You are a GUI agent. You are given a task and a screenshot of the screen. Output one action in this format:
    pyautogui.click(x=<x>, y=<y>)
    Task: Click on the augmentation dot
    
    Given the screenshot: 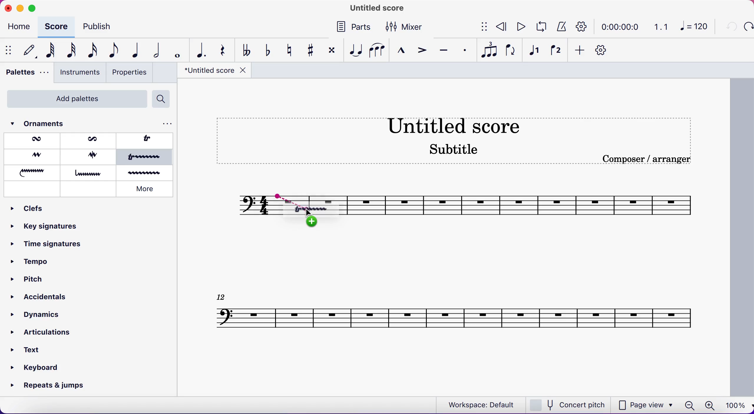 What is the action you would take?
    pyautogui.click(x=199, y=50)
    